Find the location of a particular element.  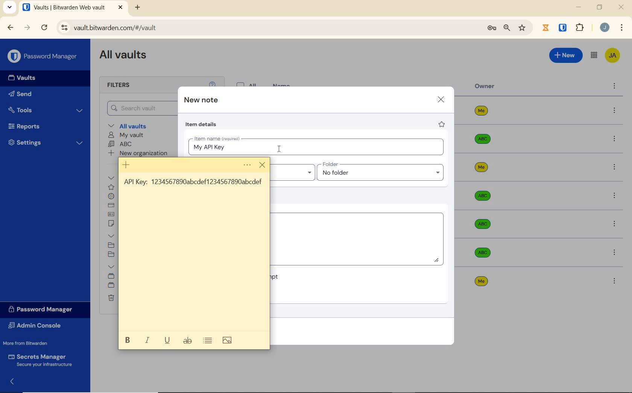

More from Bitwarden is located at coordinates (33, 343).